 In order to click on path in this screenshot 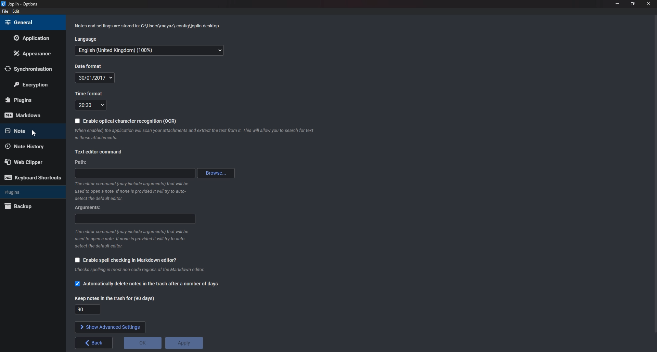, I will do `click(82, 162)`.